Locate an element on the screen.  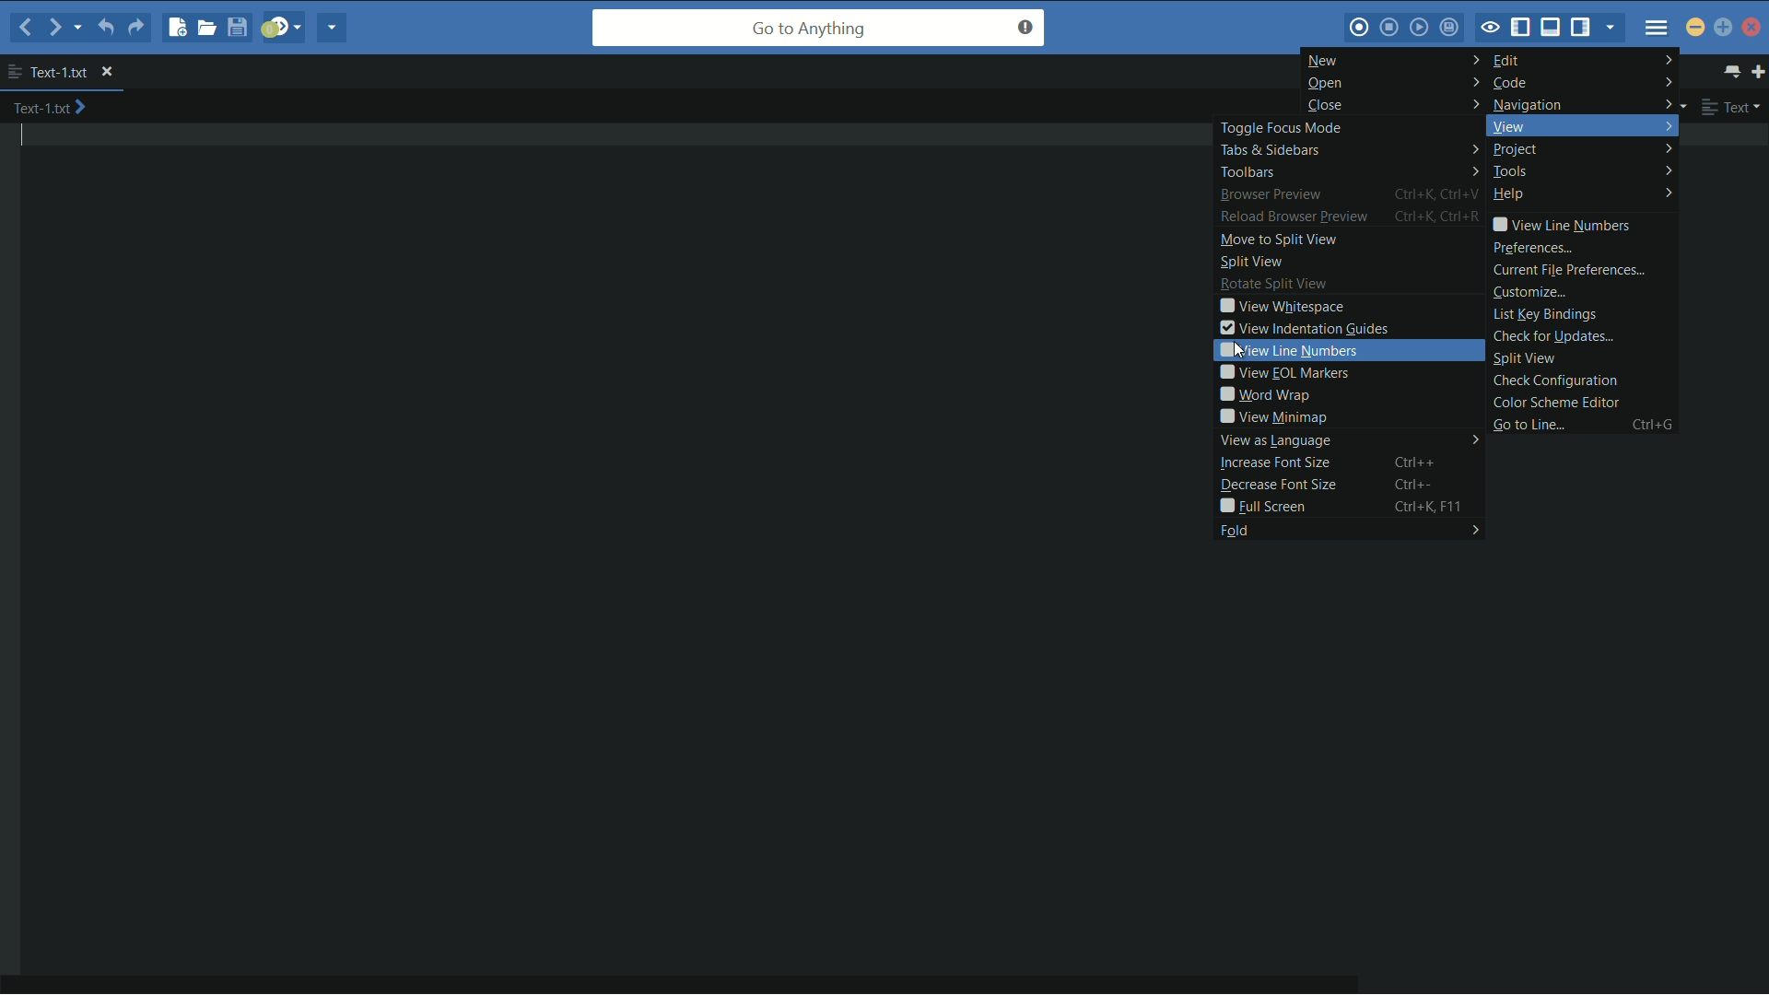
redo is located at coordinates (137, 29).